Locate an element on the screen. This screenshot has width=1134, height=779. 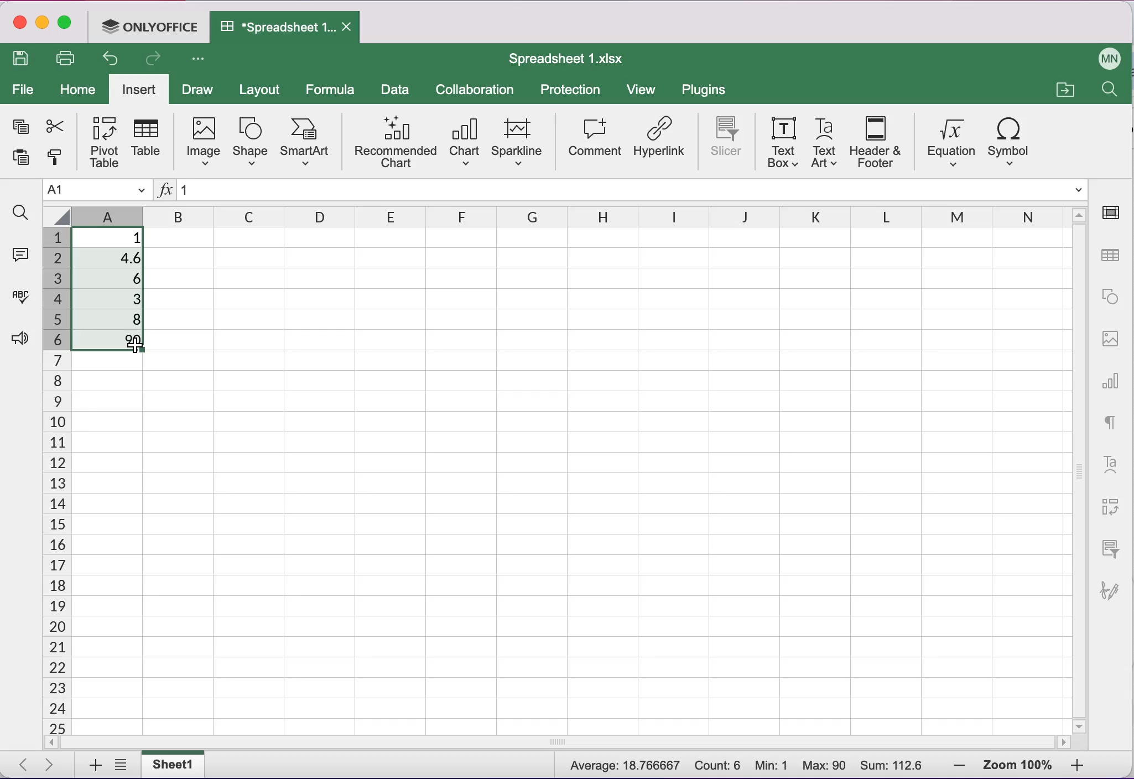
chart is located at coordinates (1112, 385).